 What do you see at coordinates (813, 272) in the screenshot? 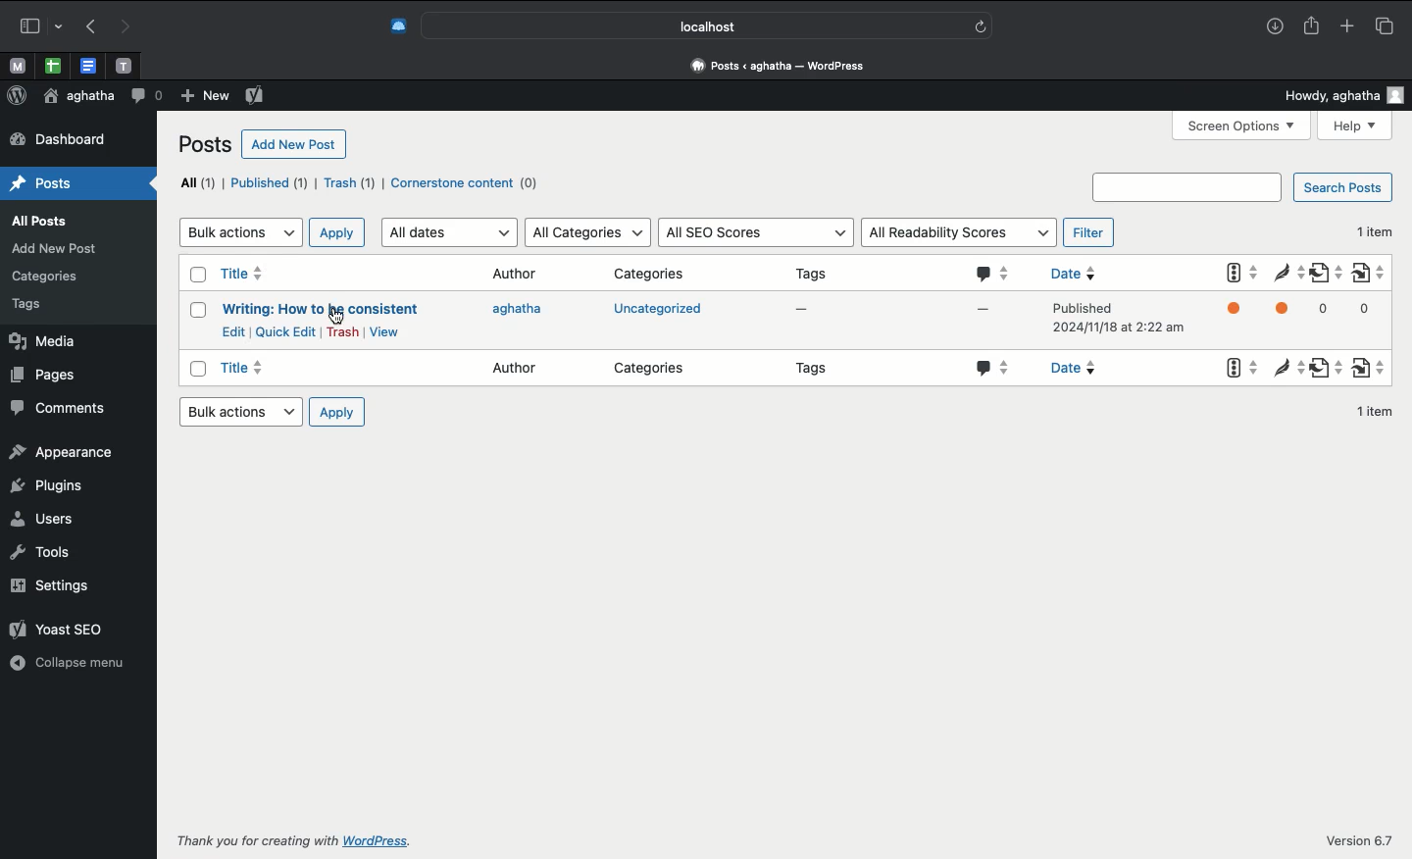
I see `Tags` at bounding box center [813, 272].